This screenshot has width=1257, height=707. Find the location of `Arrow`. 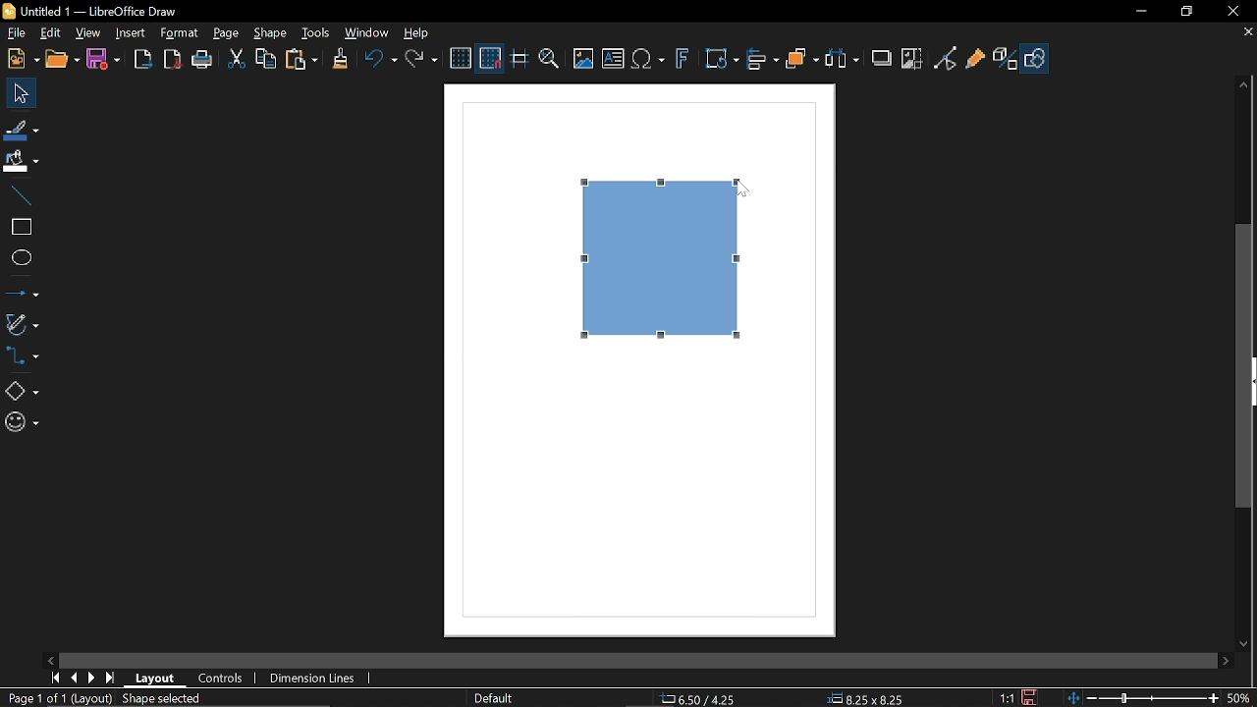

Arrow is located at coordinates (22, 291).